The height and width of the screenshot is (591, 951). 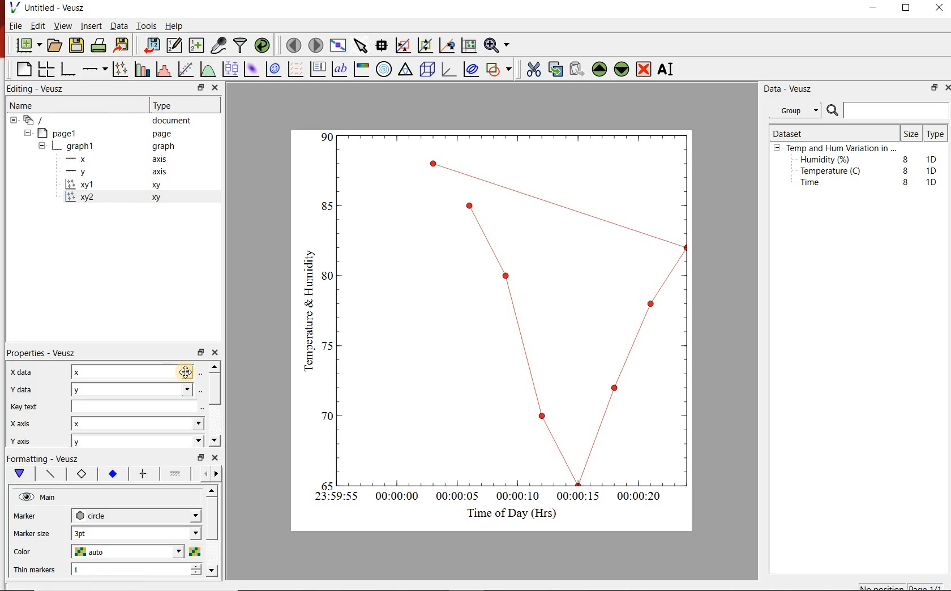 What do you see at coordinates (45, 460) in the screenshot?
I see `Formatting - Veusz` at bounding box center [45, 460].